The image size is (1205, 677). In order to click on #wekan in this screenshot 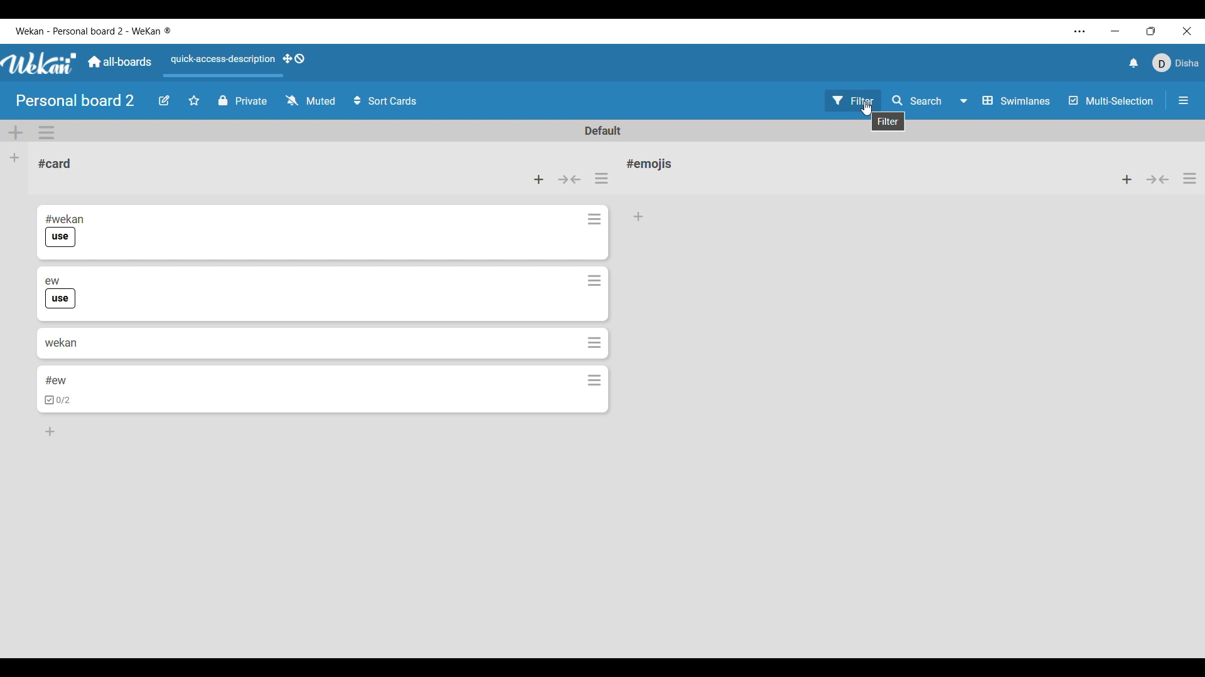, I will do `click(65, 218)`.